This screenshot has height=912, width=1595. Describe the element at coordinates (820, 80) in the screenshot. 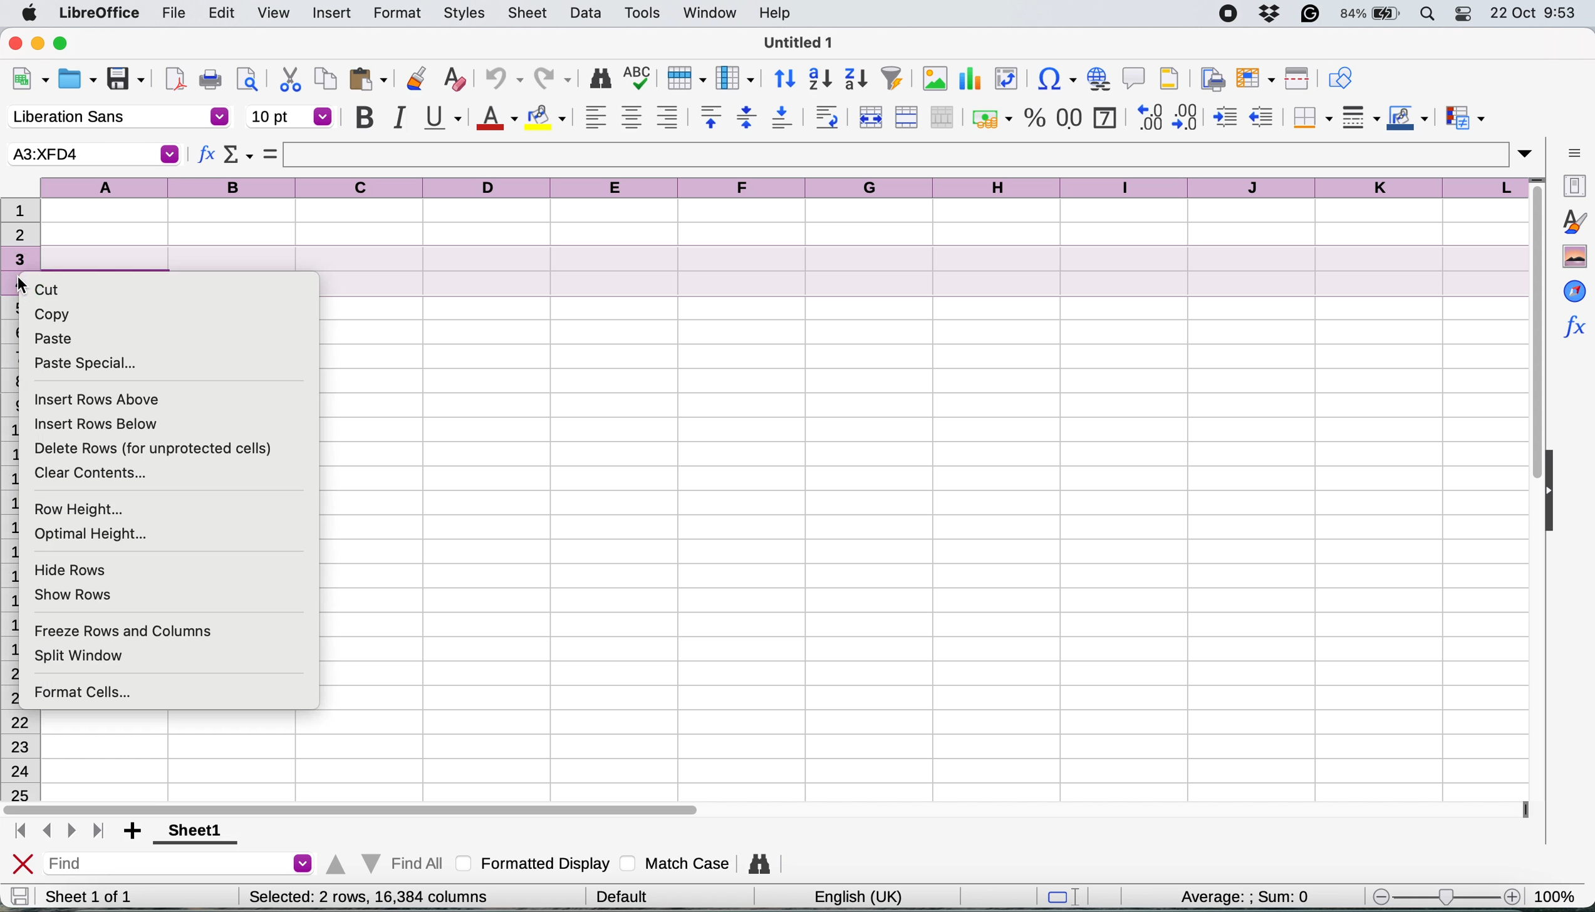

I see `sort ascending` at that location.